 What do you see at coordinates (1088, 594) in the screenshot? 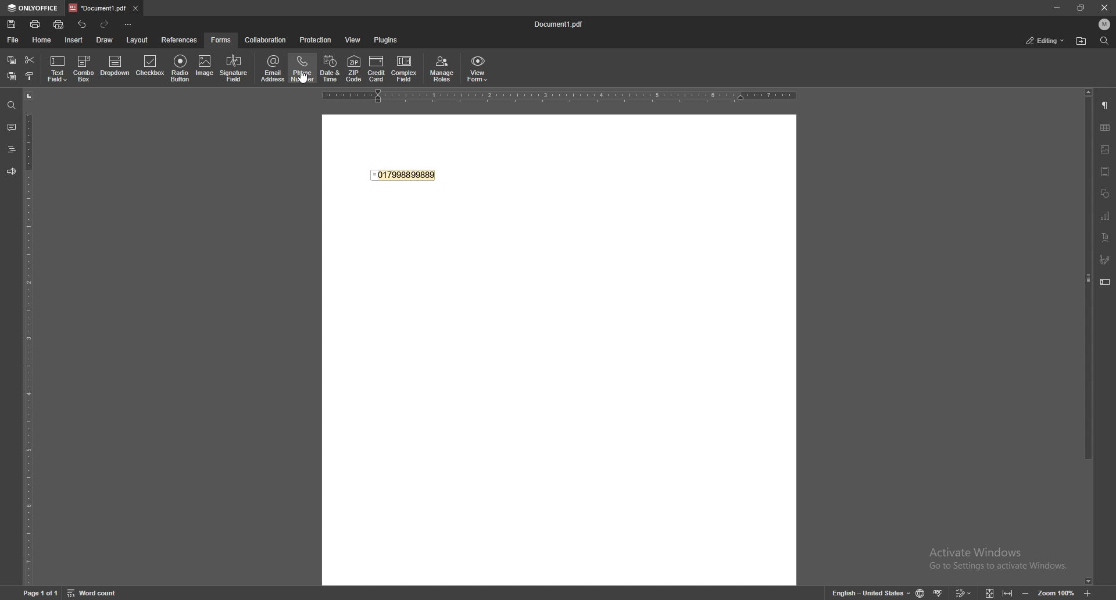
I see `zoom in` at bounding box center [1088, 594].